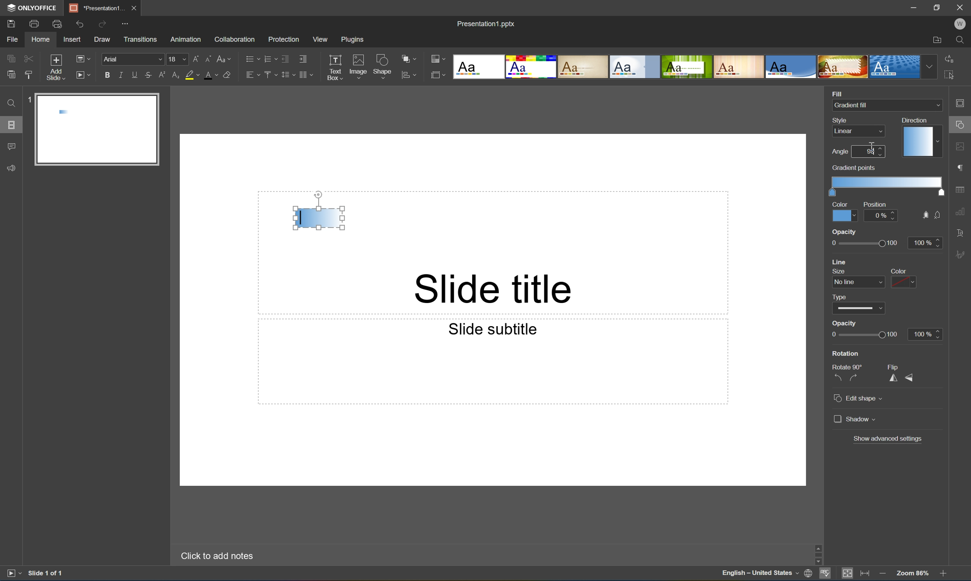 The height and width of the screenshot is (581, 971). What do you see at coordinates (917, 7) in the screenshot?
I see `Minimize` at bounding box center [917, 7].